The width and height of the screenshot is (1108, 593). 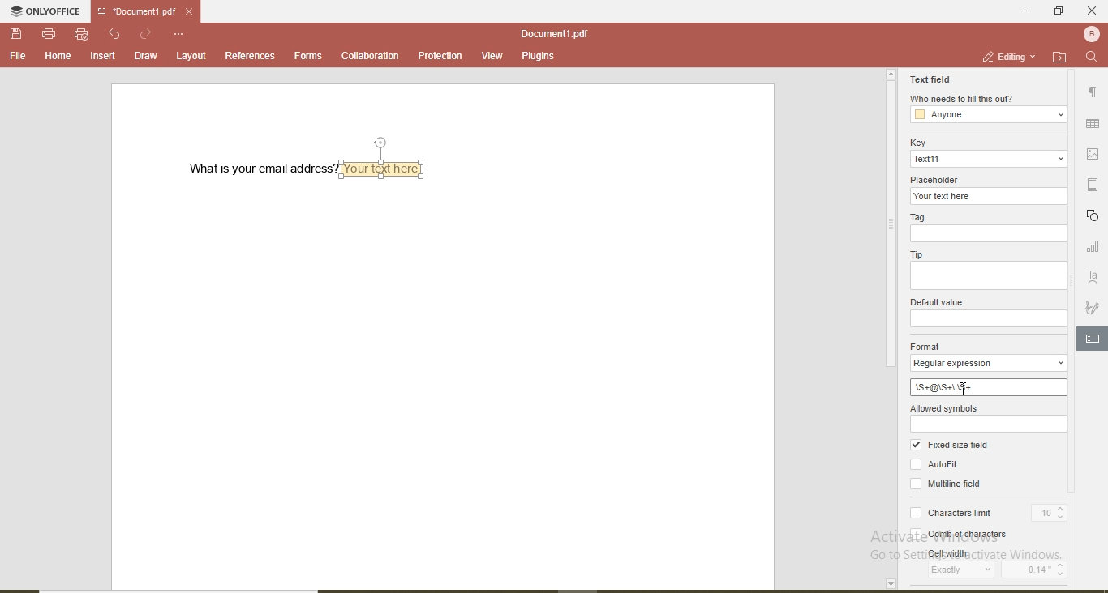 I want to click on allowed symbols, so click(x=945, y=407).